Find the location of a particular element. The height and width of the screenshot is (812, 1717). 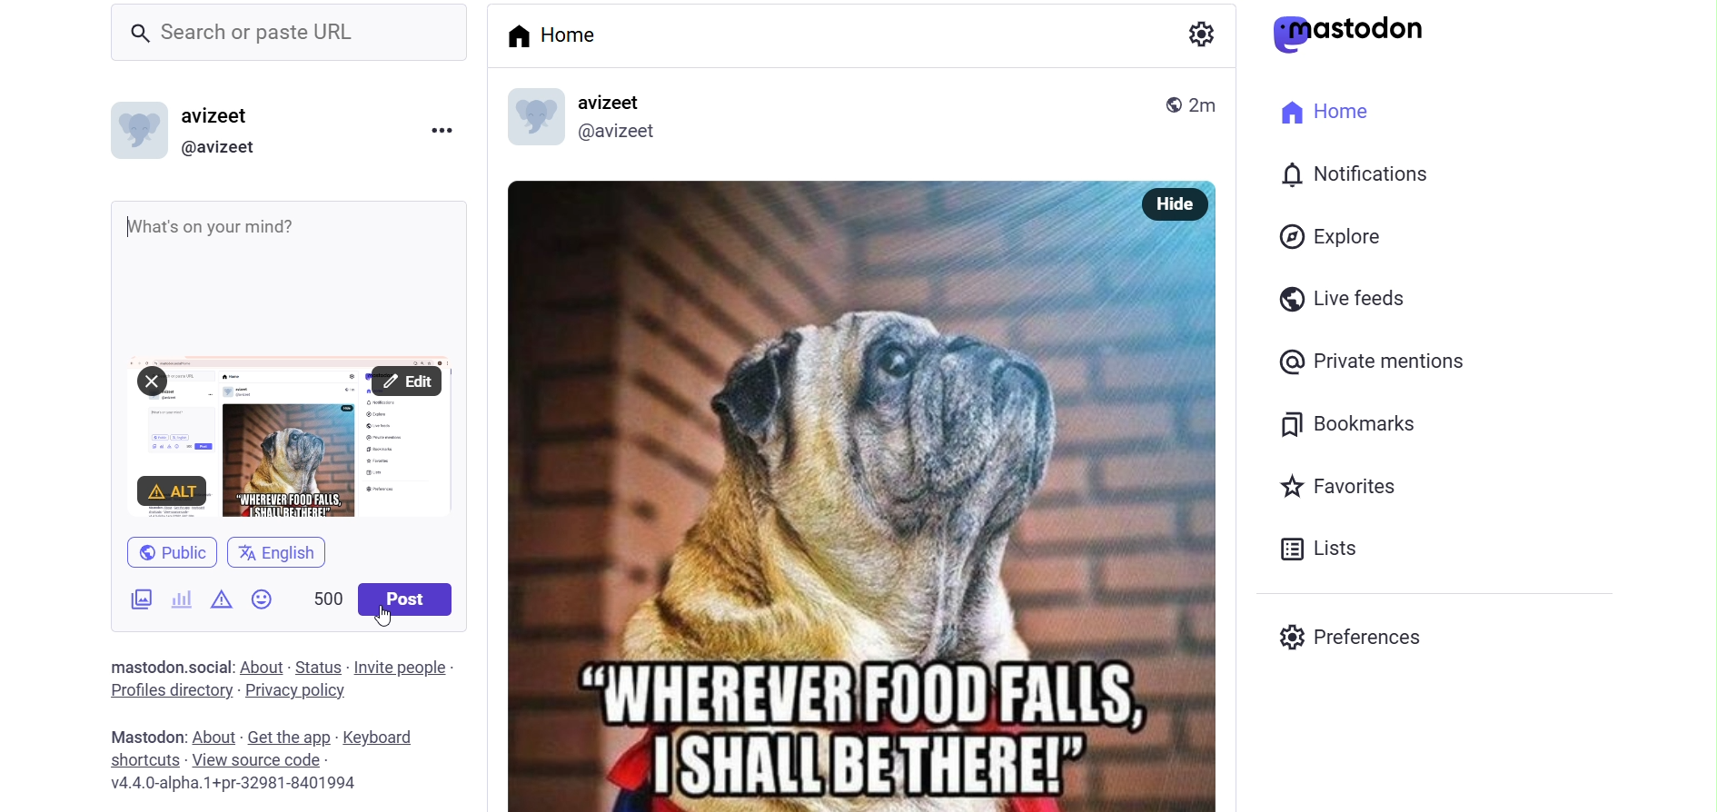

privacy policy is located at coordinates (295, 693).